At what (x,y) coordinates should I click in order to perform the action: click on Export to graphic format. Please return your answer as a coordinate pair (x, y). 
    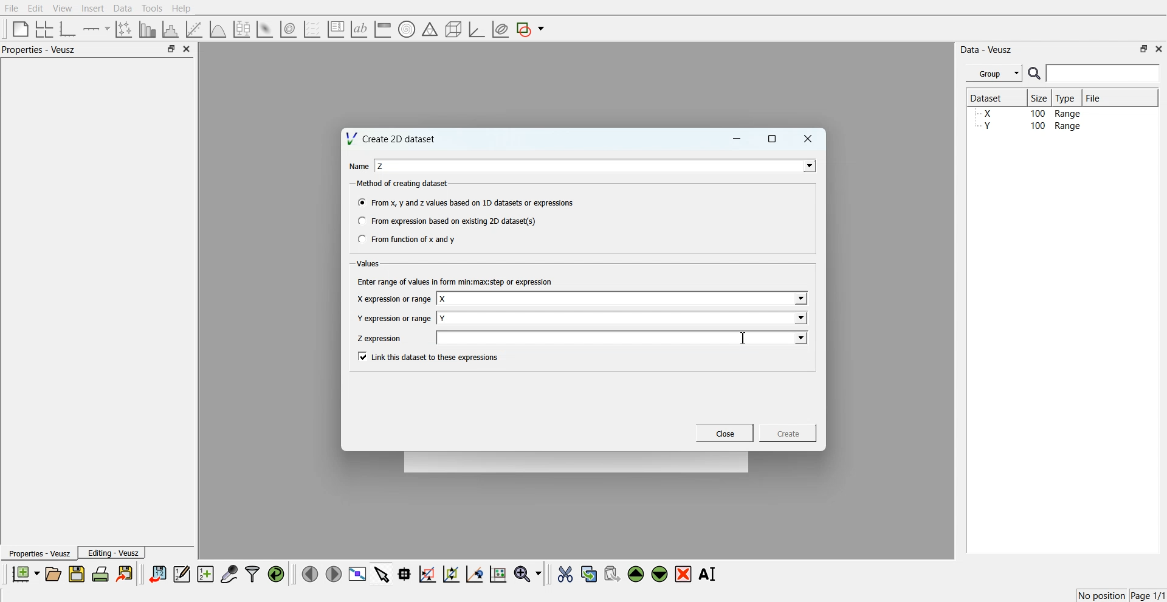
    Looking at the image, I should click on (126, 573).